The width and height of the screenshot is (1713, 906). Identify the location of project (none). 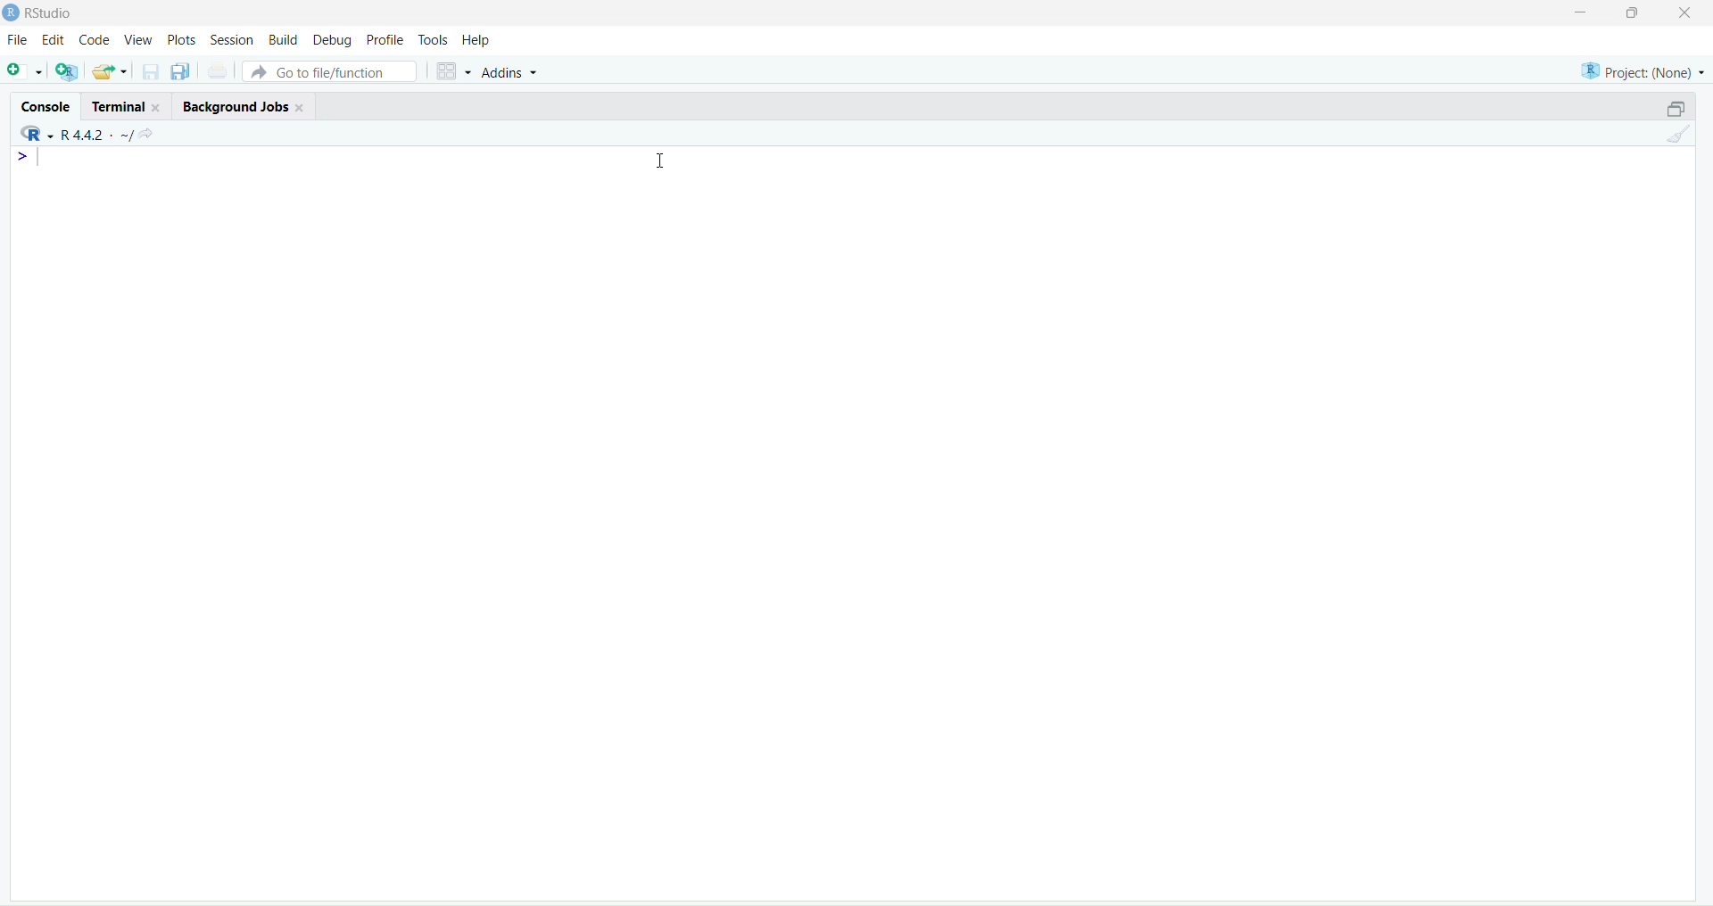
(1643, 72).